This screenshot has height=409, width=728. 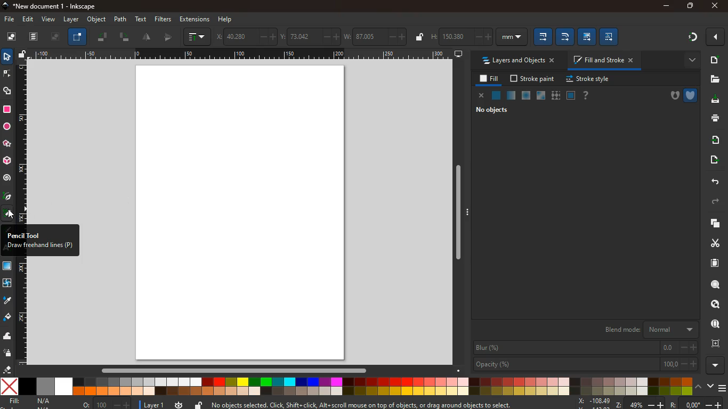 What do you see at coordinates (7, 197) in the screenshot?
I see `pick` at bounding box center [7, 197].